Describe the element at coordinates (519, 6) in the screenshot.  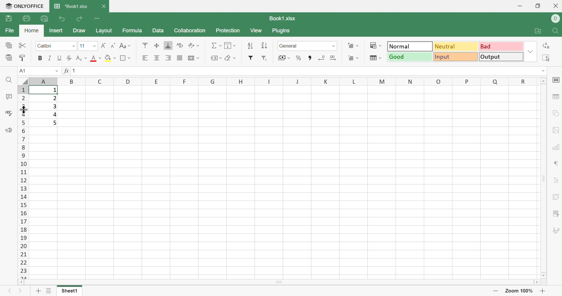
I see `Minimize` at that location.